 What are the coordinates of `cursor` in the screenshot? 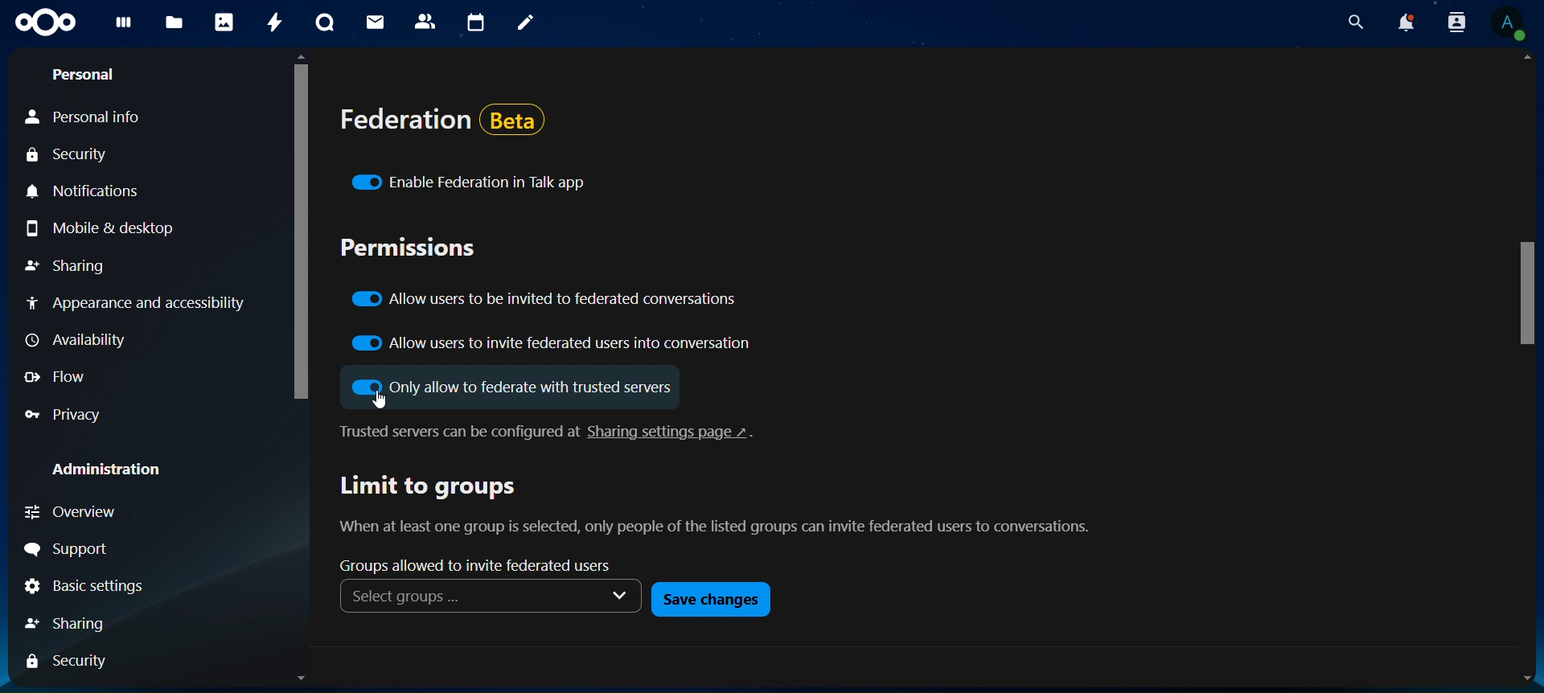 It's located at (380, 400).